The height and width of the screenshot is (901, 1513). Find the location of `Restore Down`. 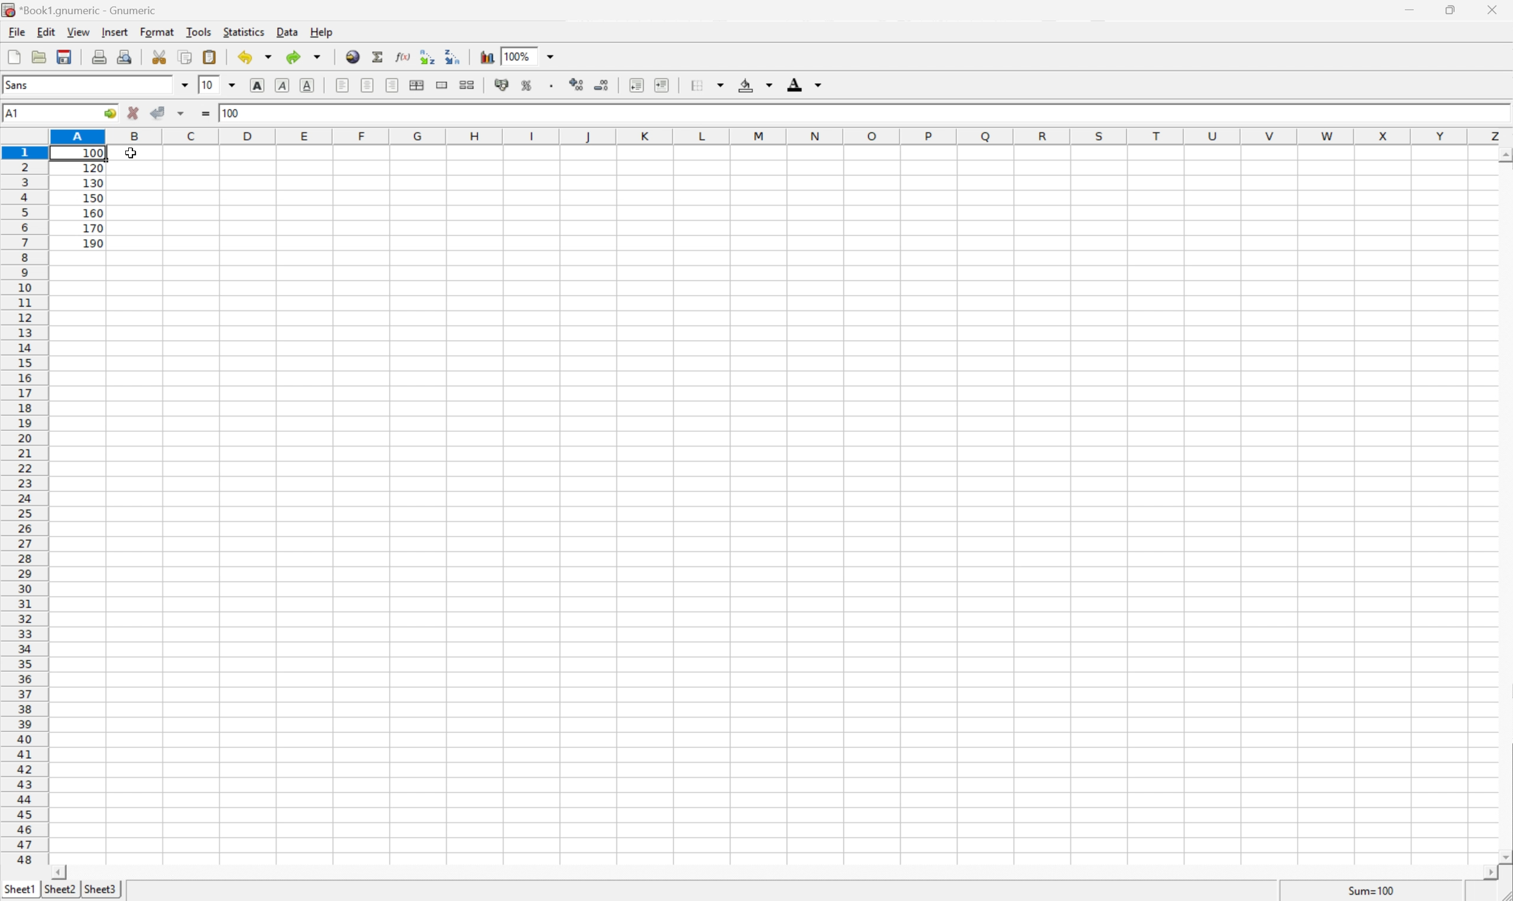

Restore Down is located at coordinates (1450, 10).